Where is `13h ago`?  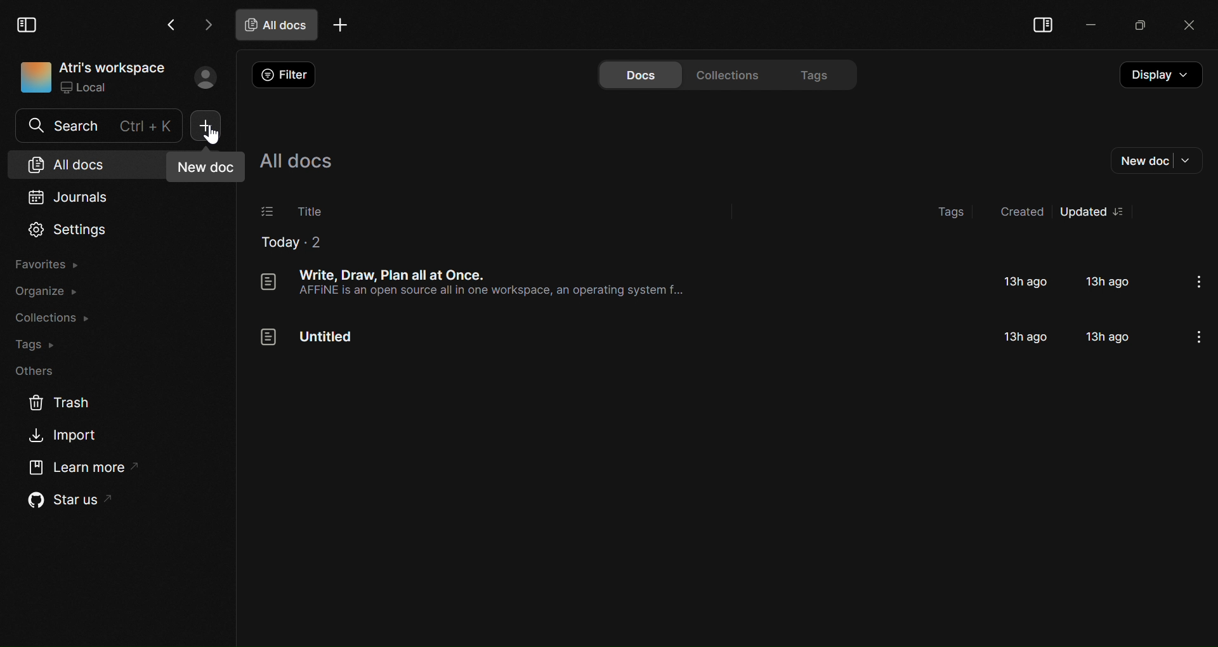 13h ago is located at coordinates (1025, 282).